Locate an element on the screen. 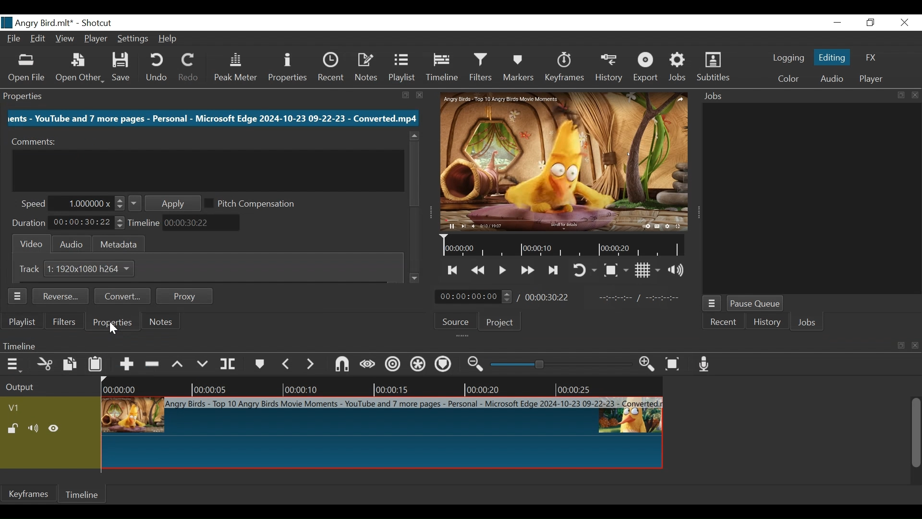 Image resolution: width=922 pixels, height=519 pixels. Shotcut is located at coordinates (96, 24).